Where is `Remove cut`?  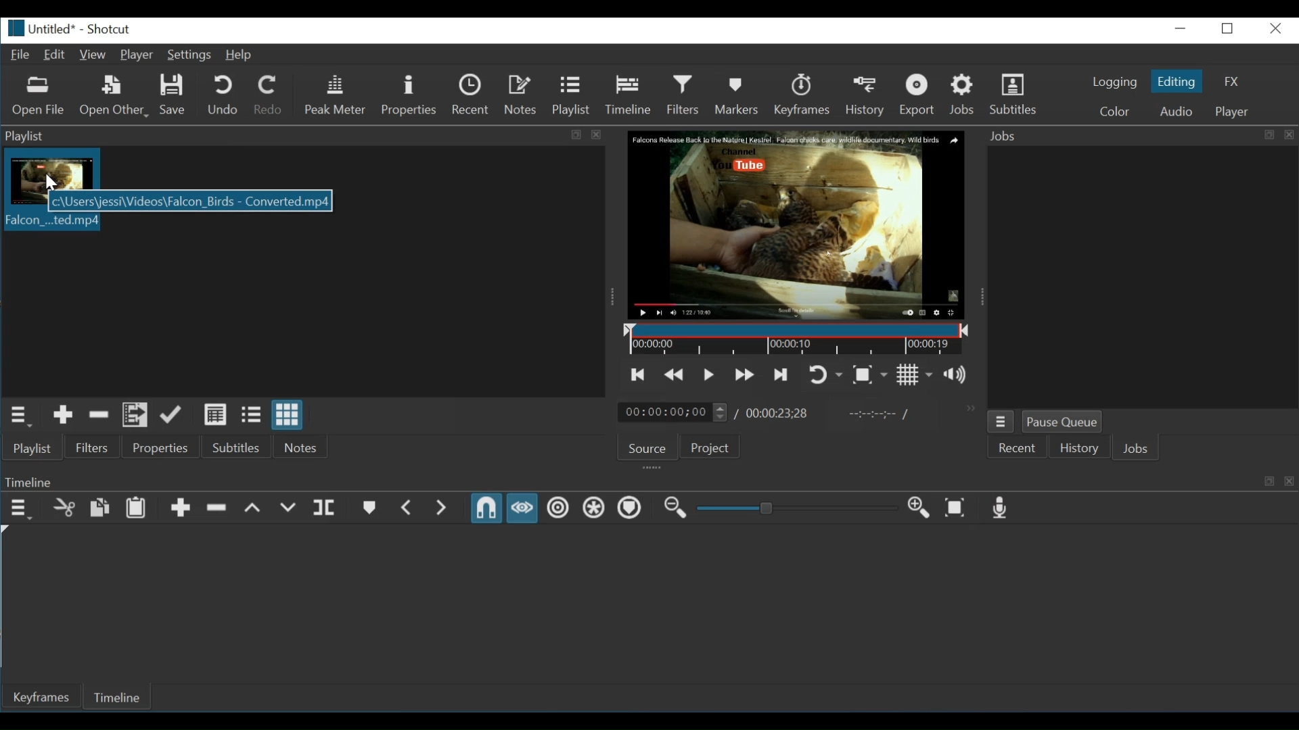
Remove cut is located at coordinates (99, 416).